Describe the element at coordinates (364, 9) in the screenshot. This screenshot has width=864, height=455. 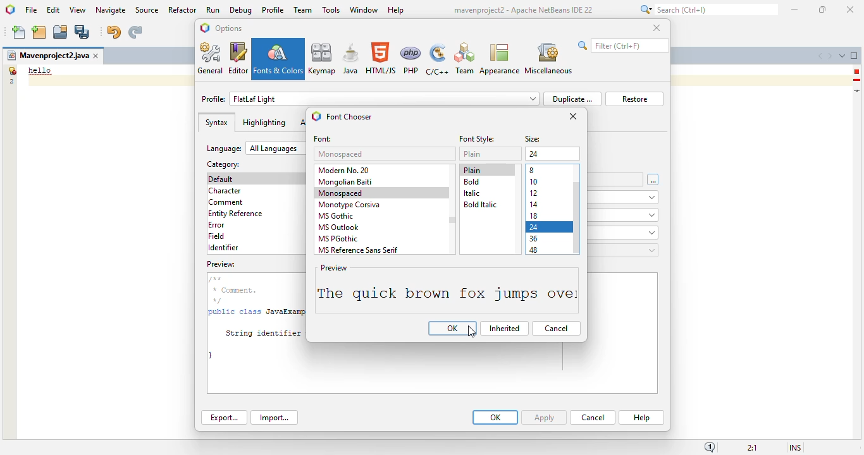
I see `window` at that location.